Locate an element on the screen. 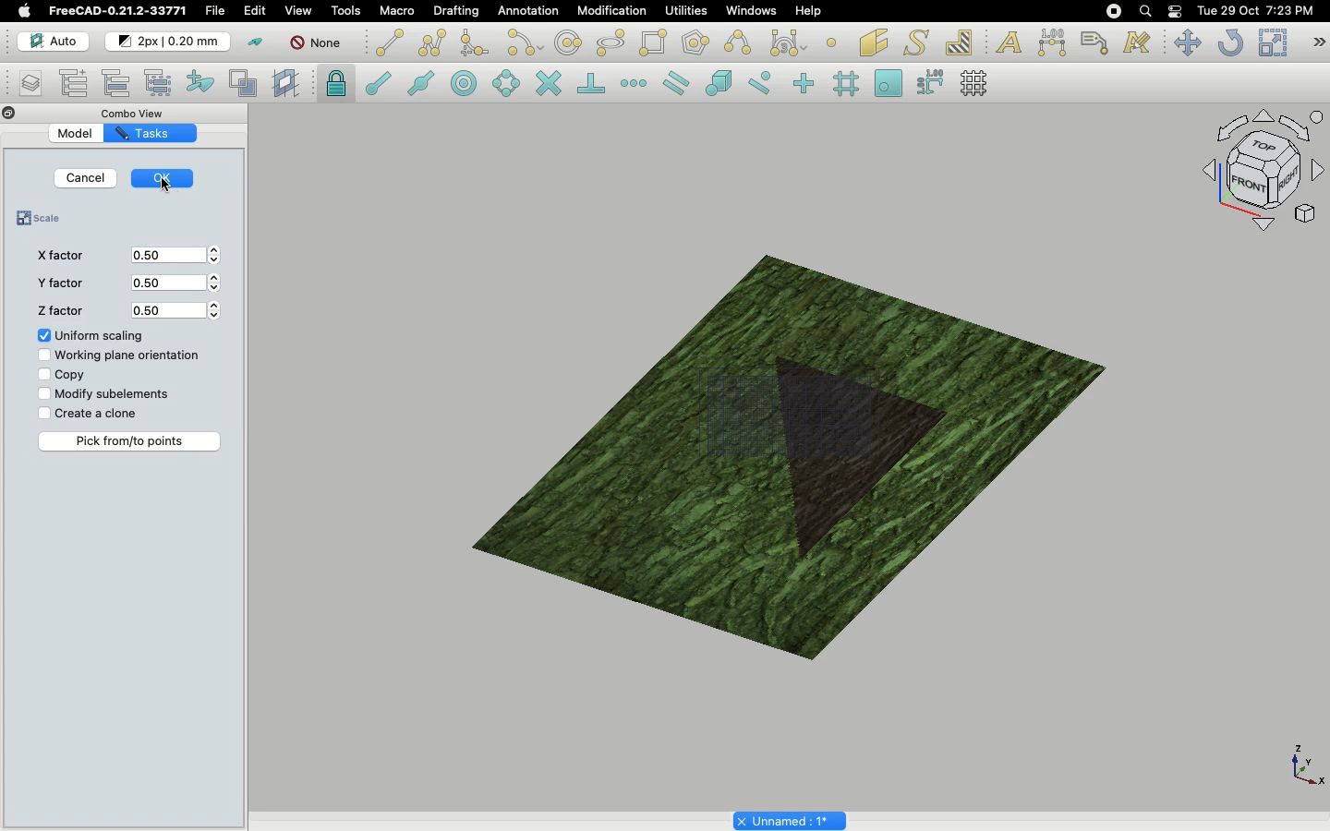 This screenshot has height=831, width=1330. O.5 is located at coordinates (176, 256).